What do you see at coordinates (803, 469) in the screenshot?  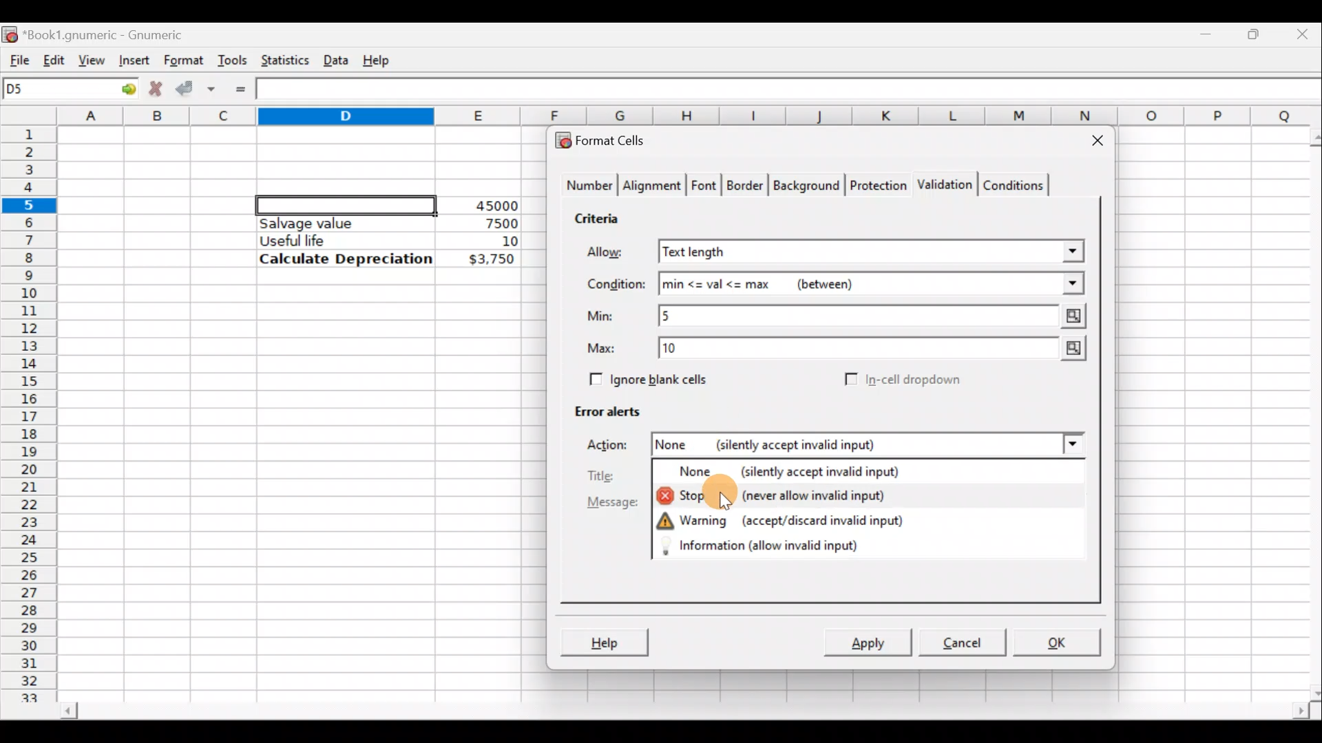 I see `None (silently accept invalid input)` at bounding box center [803, 469].